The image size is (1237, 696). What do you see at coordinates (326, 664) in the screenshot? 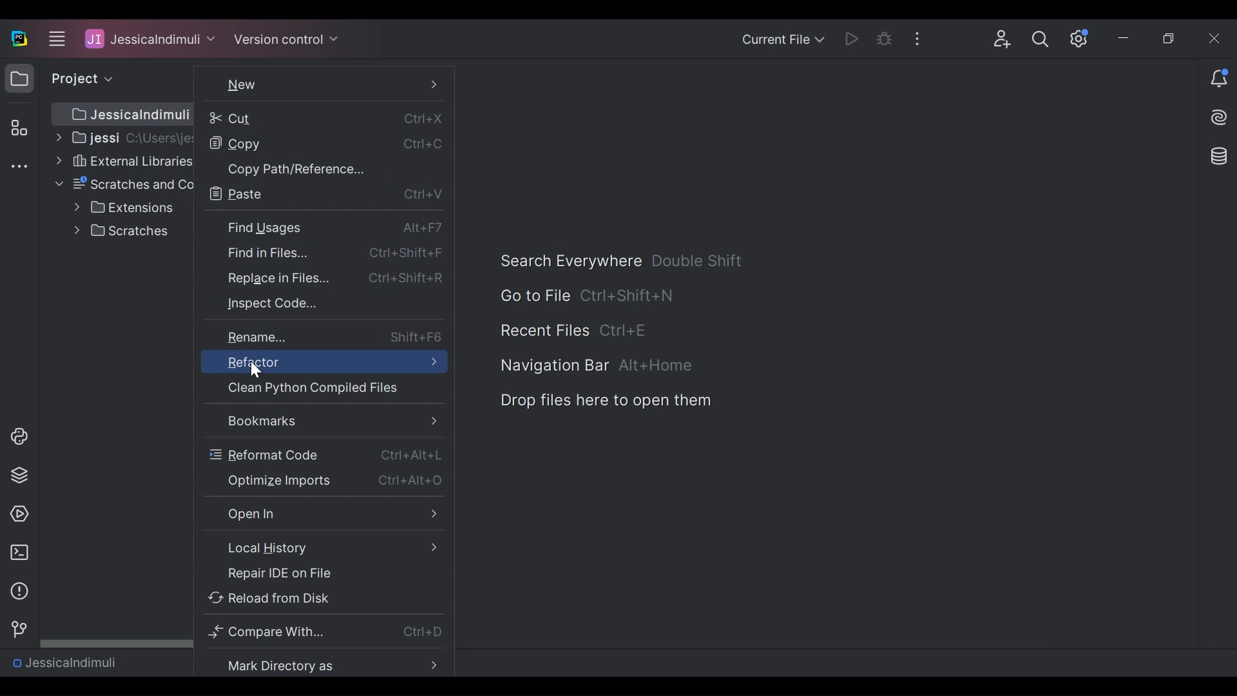
I see `Mark Directory as` at bounding box center [326, 664].